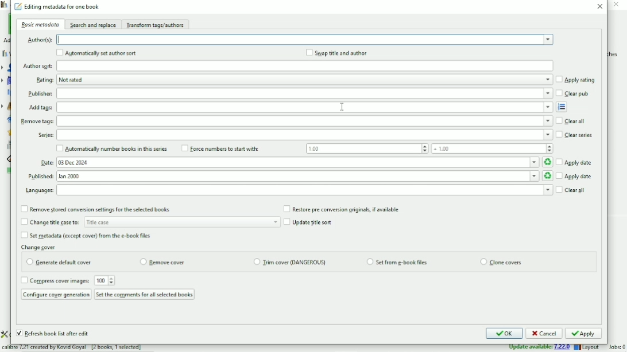 The height and width of the screenshot is (352, 627). Describe the element at coordinates (336, 53) in the screenshot. I see `Swap title and author` at that location.